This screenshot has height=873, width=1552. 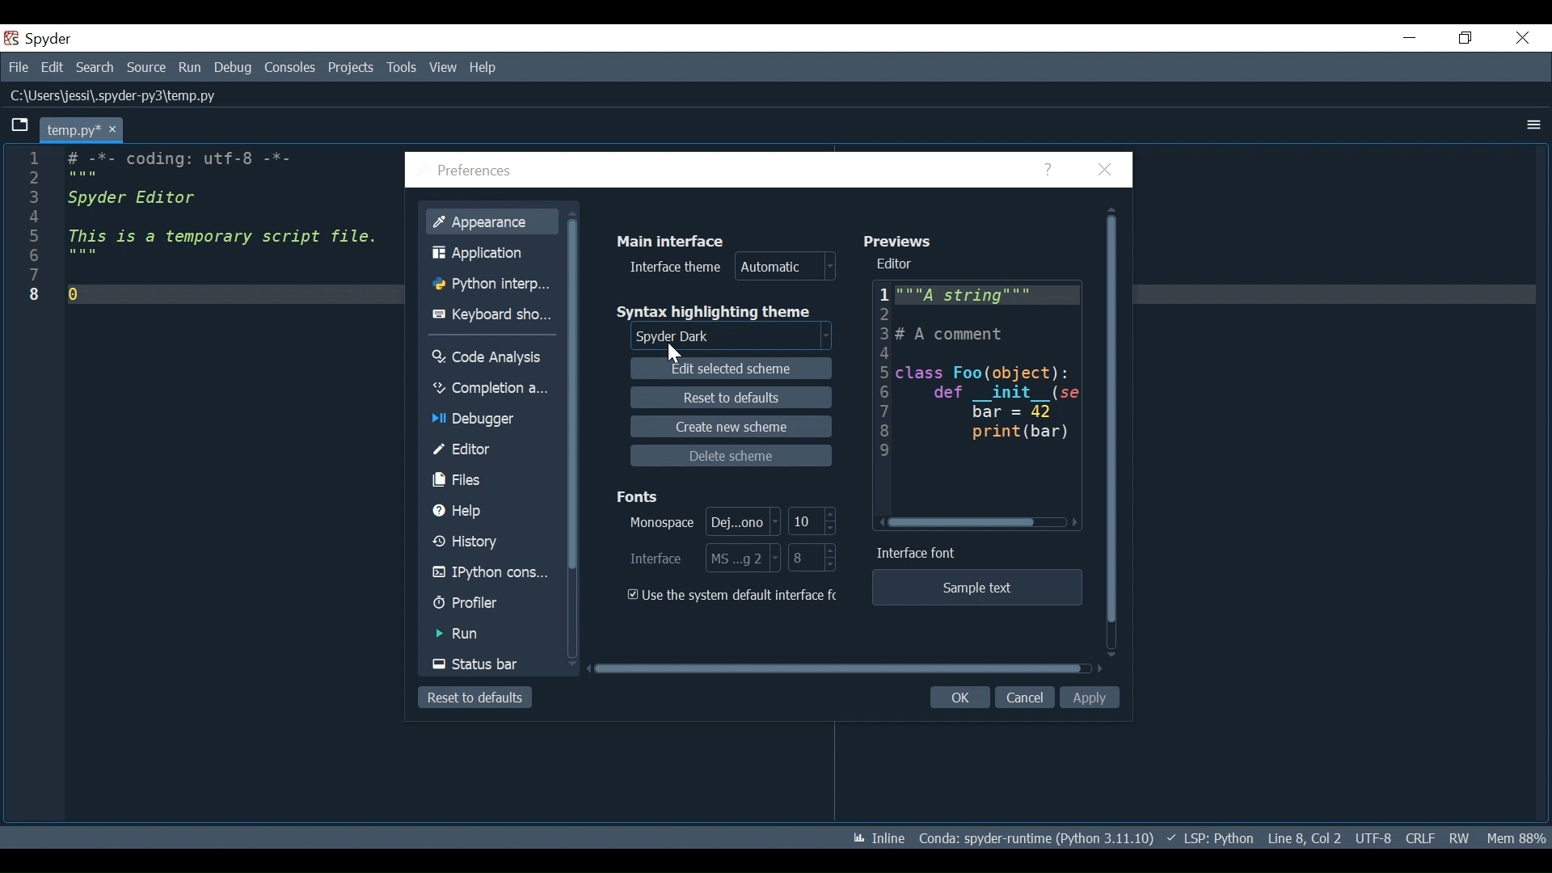 I want to click on Fonts, so click(x=639, y=496).